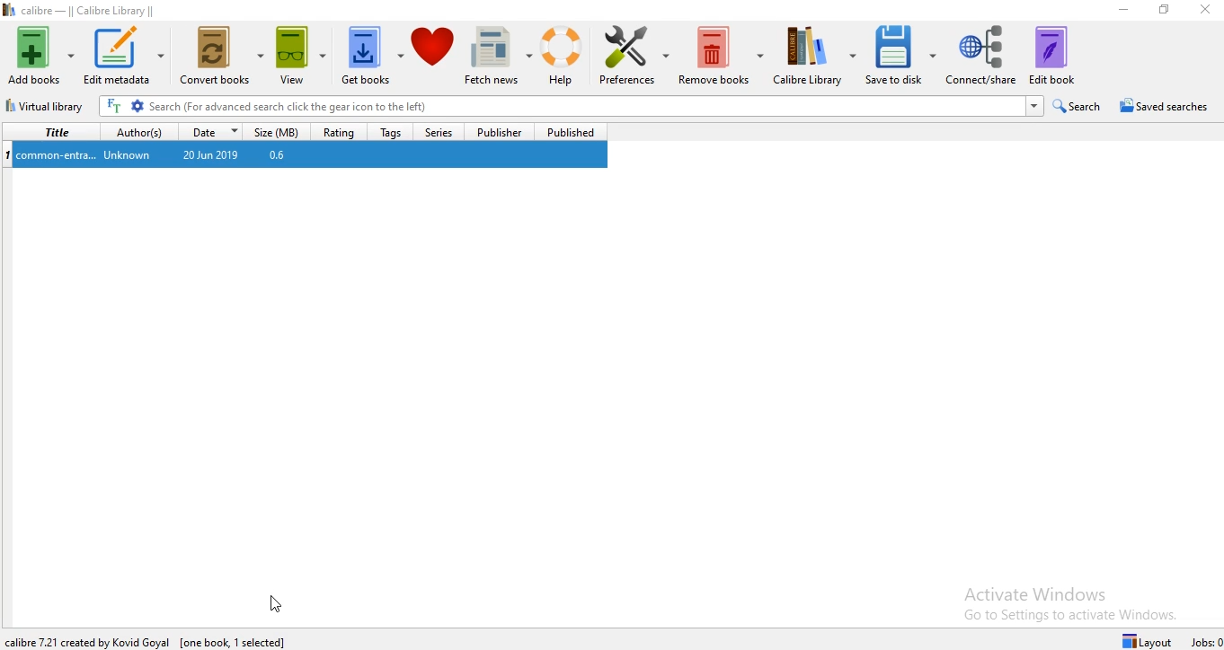 The image size is (1224, 650). Describe the element at coordinates (92, 10) in the screenshot. I see `calibre - || Calibre Library ||` at that location.